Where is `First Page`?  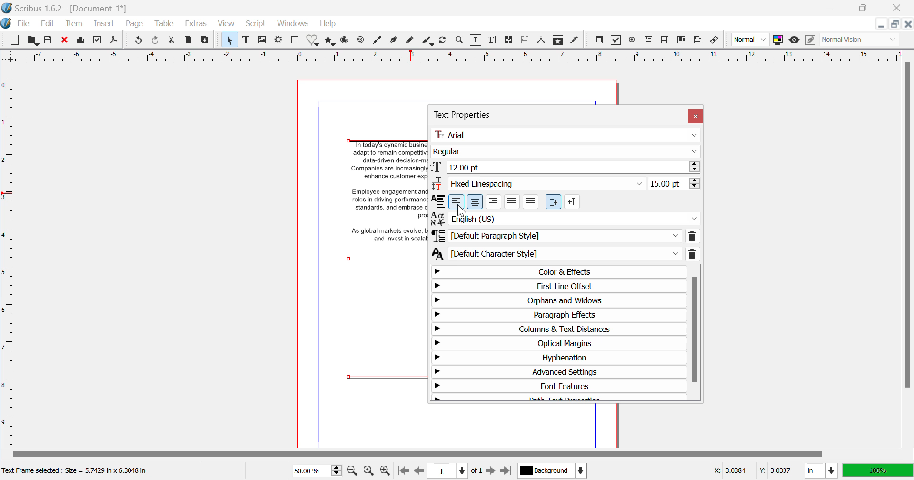 First Page is located at coordinates (403, 471).